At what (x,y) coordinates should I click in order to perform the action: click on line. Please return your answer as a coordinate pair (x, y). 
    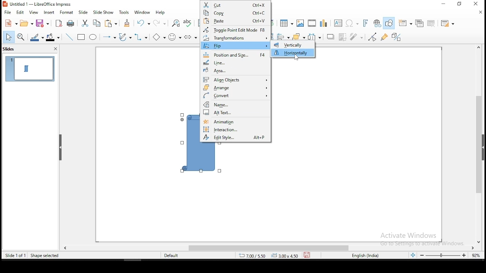
    Looking at the image, I should click on (69, 37).